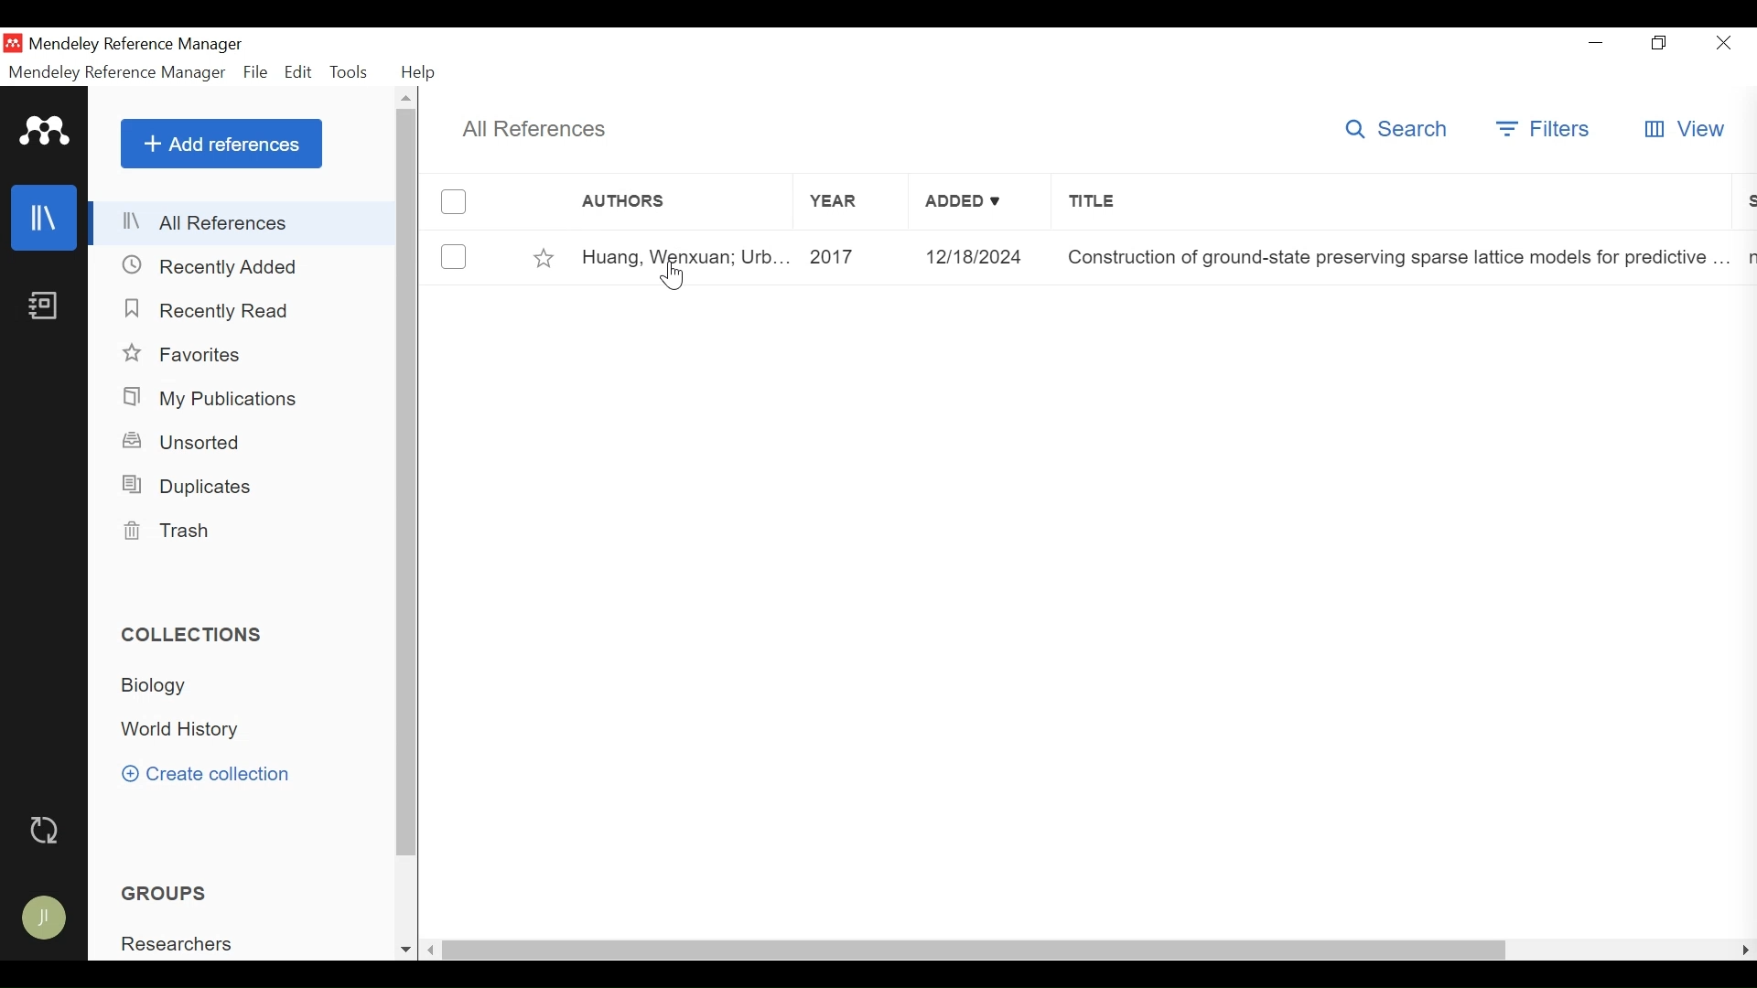  I want to click on Title, so click(1409, 199).